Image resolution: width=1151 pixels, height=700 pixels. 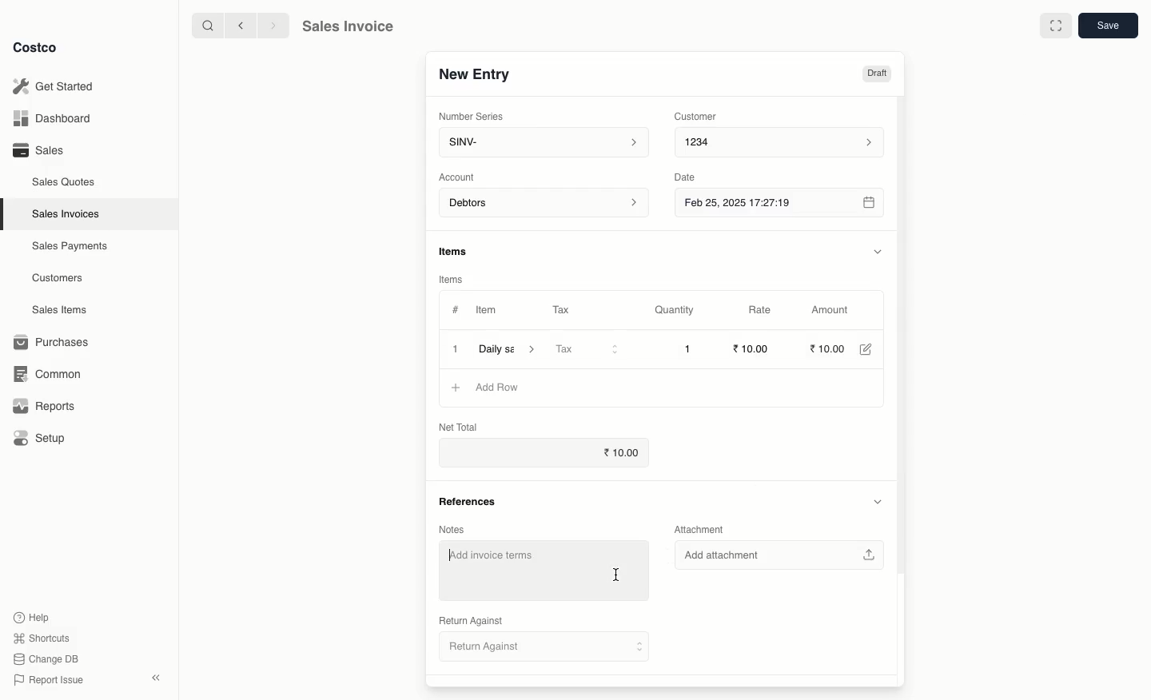 What do you see at coordinates (57, 311) in the screenshot?
I see `Sales Items.` at bounding box center [57, 311].